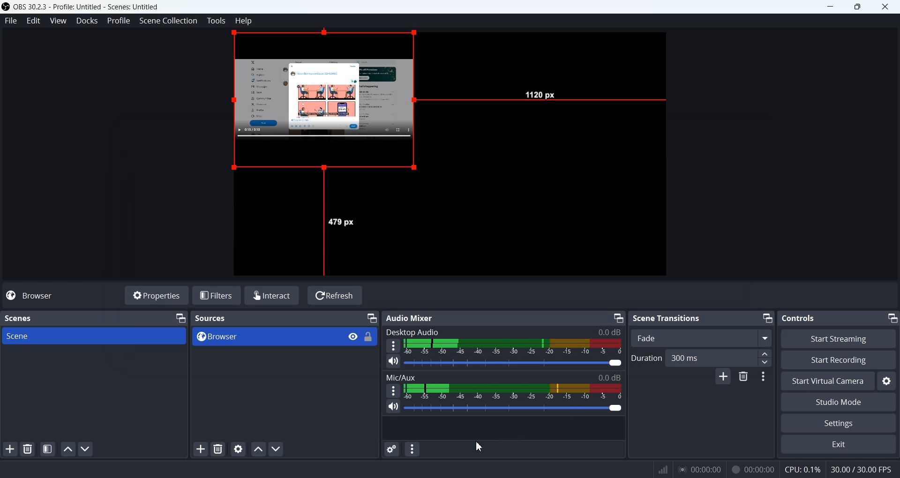  I want to click on Filters, so click(218, 295).